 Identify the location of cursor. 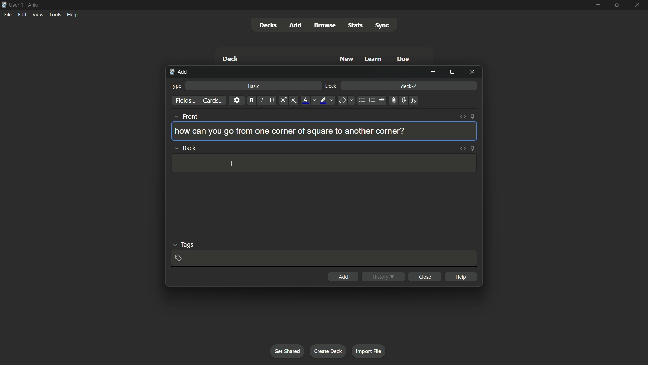
(233, 164).